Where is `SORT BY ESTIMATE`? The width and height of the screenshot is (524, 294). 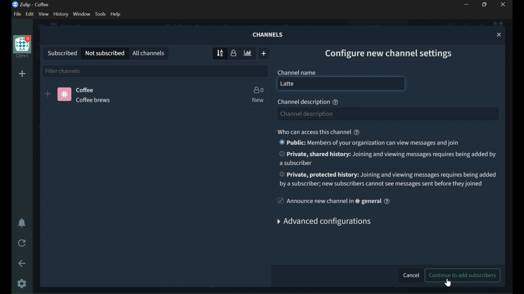
SORT BY ESTIMATE is located at coordinates (248, 54).